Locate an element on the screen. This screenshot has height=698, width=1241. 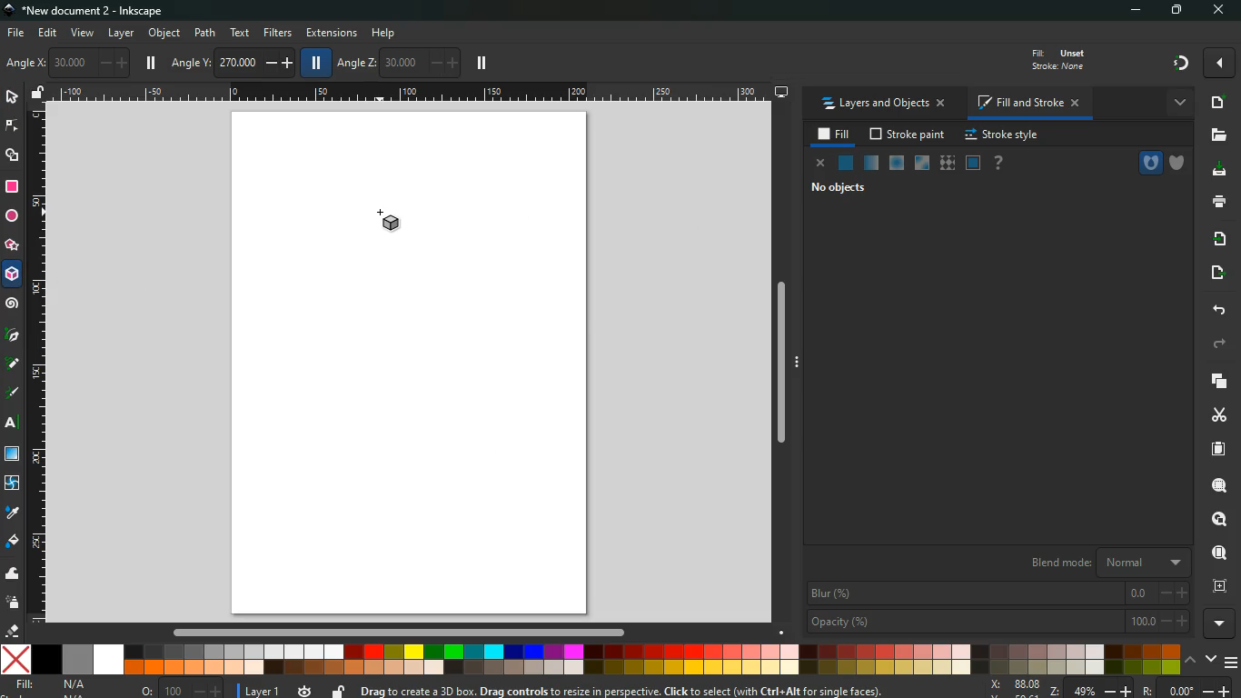
texture is located at coordinates (947, 165).